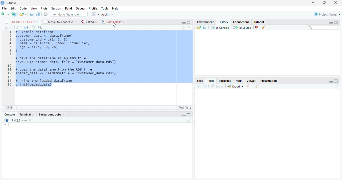 This screenshot has height=180, width=342. What do you see at coordinates (264, 27) in the screenshot?
I see `clear` at bounding box center [264, 27].